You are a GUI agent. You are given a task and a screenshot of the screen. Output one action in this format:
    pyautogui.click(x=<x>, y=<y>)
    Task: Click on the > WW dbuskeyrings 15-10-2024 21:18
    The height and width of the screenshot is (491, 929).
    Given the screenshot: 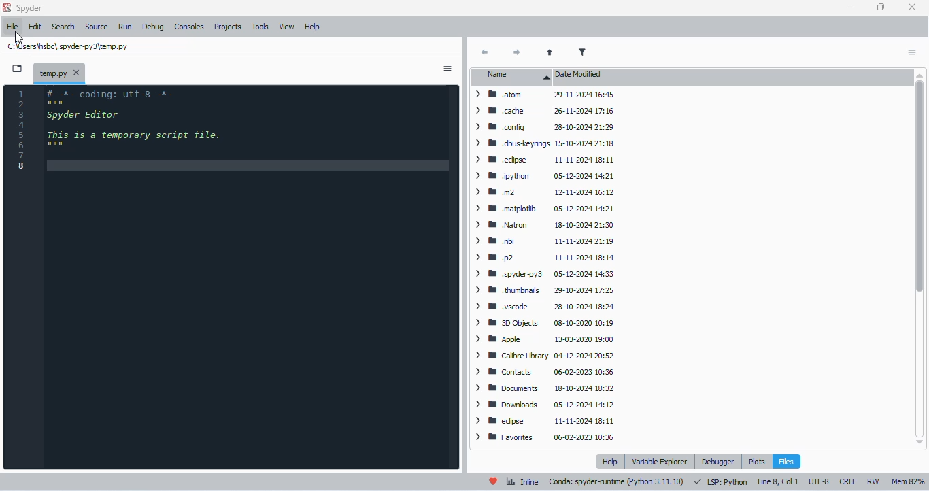 What is the action you would take?
    pyautogui.click(x=541, y=144)
    